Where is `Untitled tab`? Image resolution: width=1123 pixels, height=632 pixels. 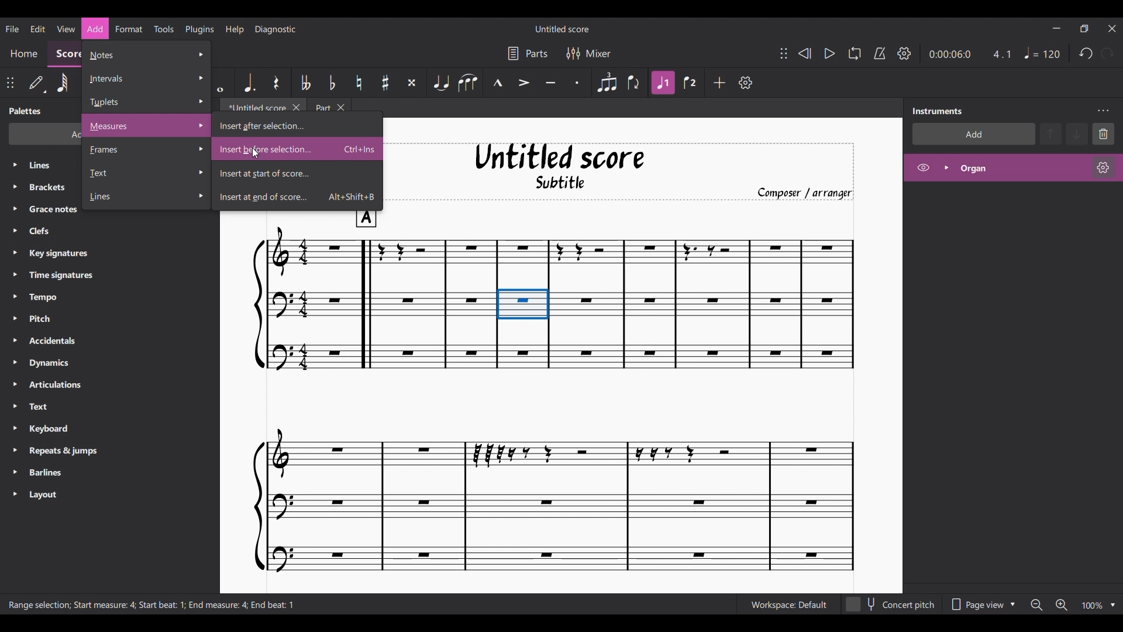 Untitled tab is located at coordinates (255, 108).